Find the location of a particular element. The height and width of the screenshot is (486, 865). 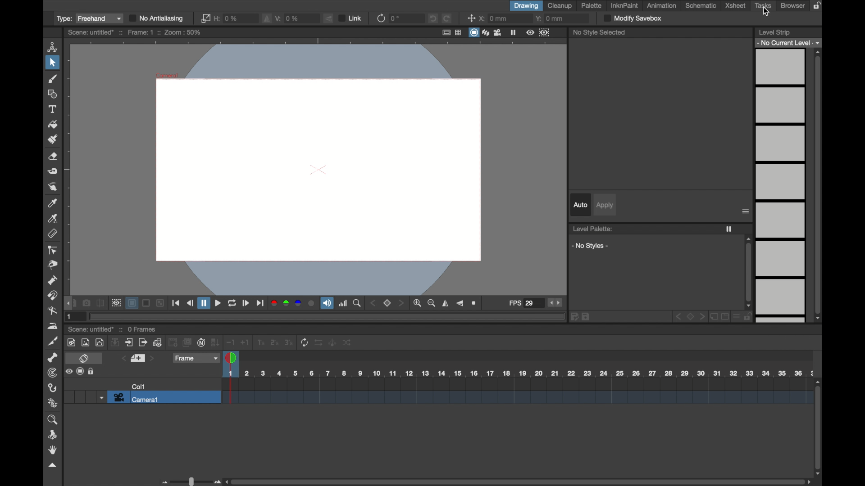

scene: untitled* :: Frame: 1 :: Zoom: 50% is located at coordinates (133, 32).